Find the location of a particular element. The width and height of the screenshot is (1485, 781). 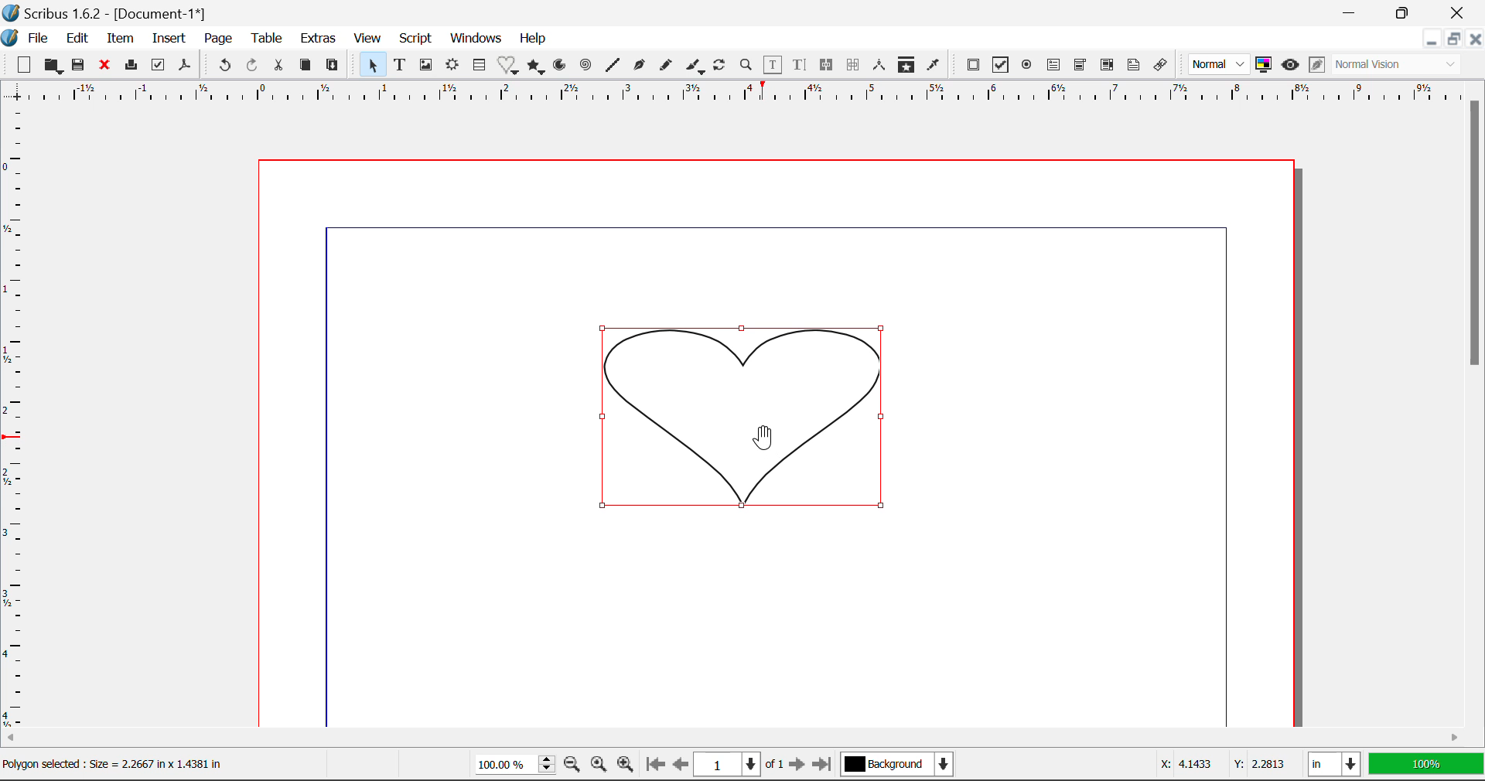

Cursor is located at coordinates (764, 437).